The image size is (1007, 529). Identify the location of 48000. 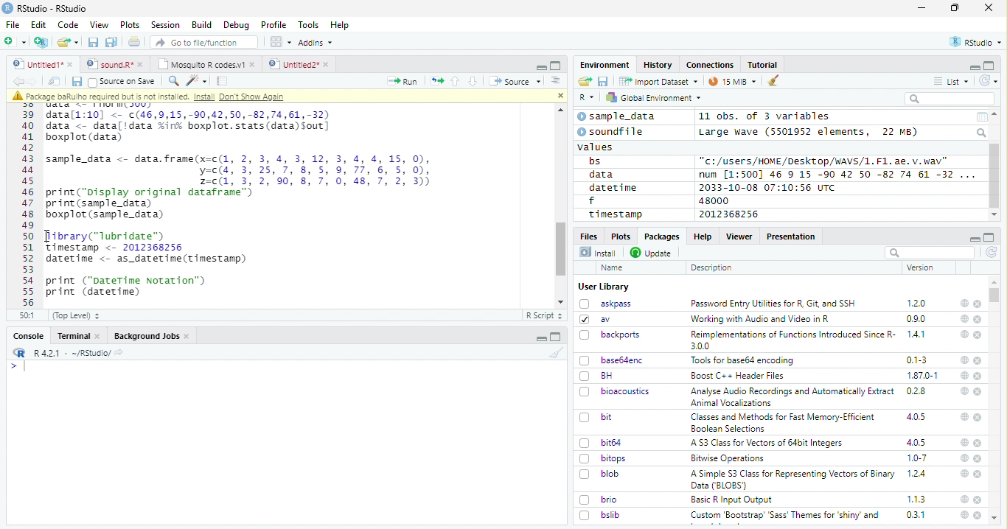
(712, 200).